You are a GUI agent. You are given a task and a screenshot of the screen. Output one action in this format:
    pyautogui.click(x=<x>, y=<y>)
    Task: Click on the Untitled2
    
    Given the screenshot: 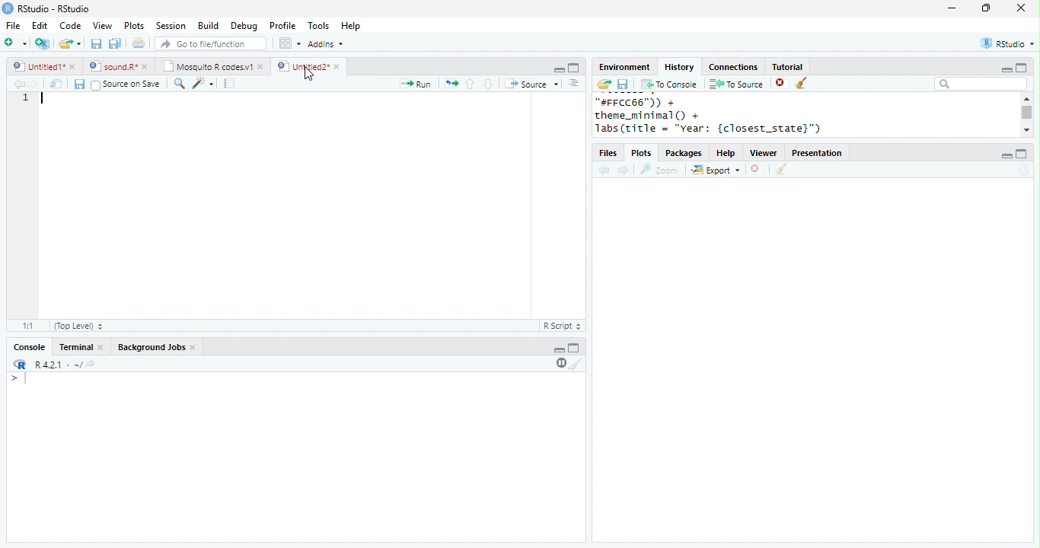 What is the action you would take?
    pyautogui.click(x=301, y=66)
    